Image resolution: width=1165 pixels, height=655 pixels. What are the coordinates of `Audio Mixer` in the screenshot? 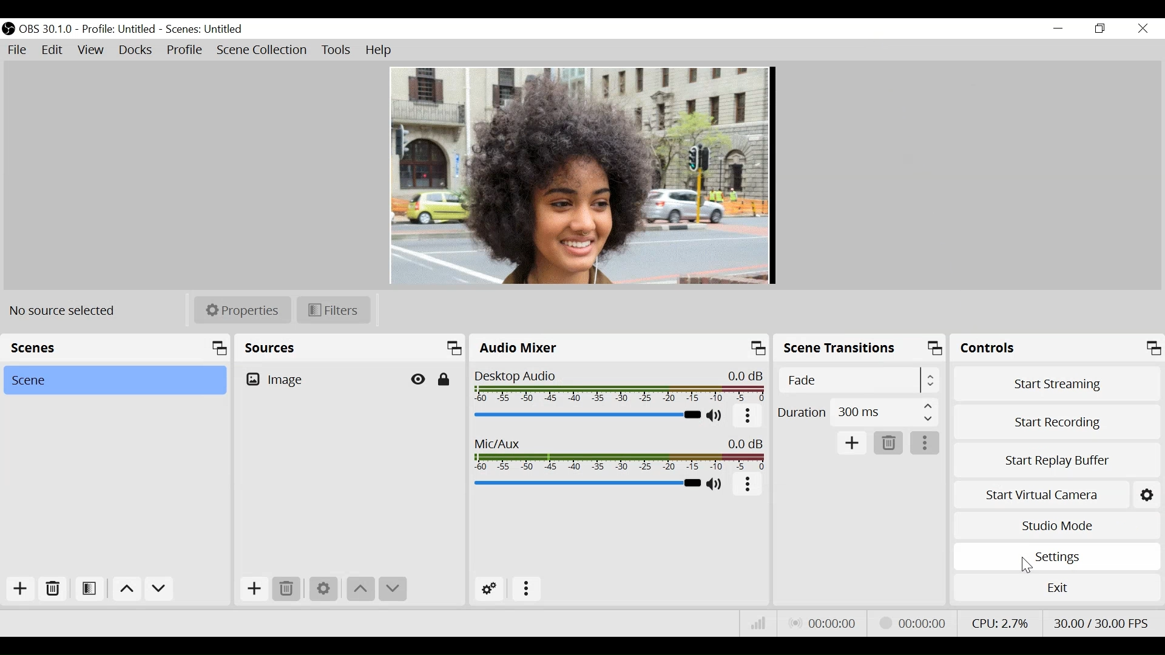 It's located at (618, 349).